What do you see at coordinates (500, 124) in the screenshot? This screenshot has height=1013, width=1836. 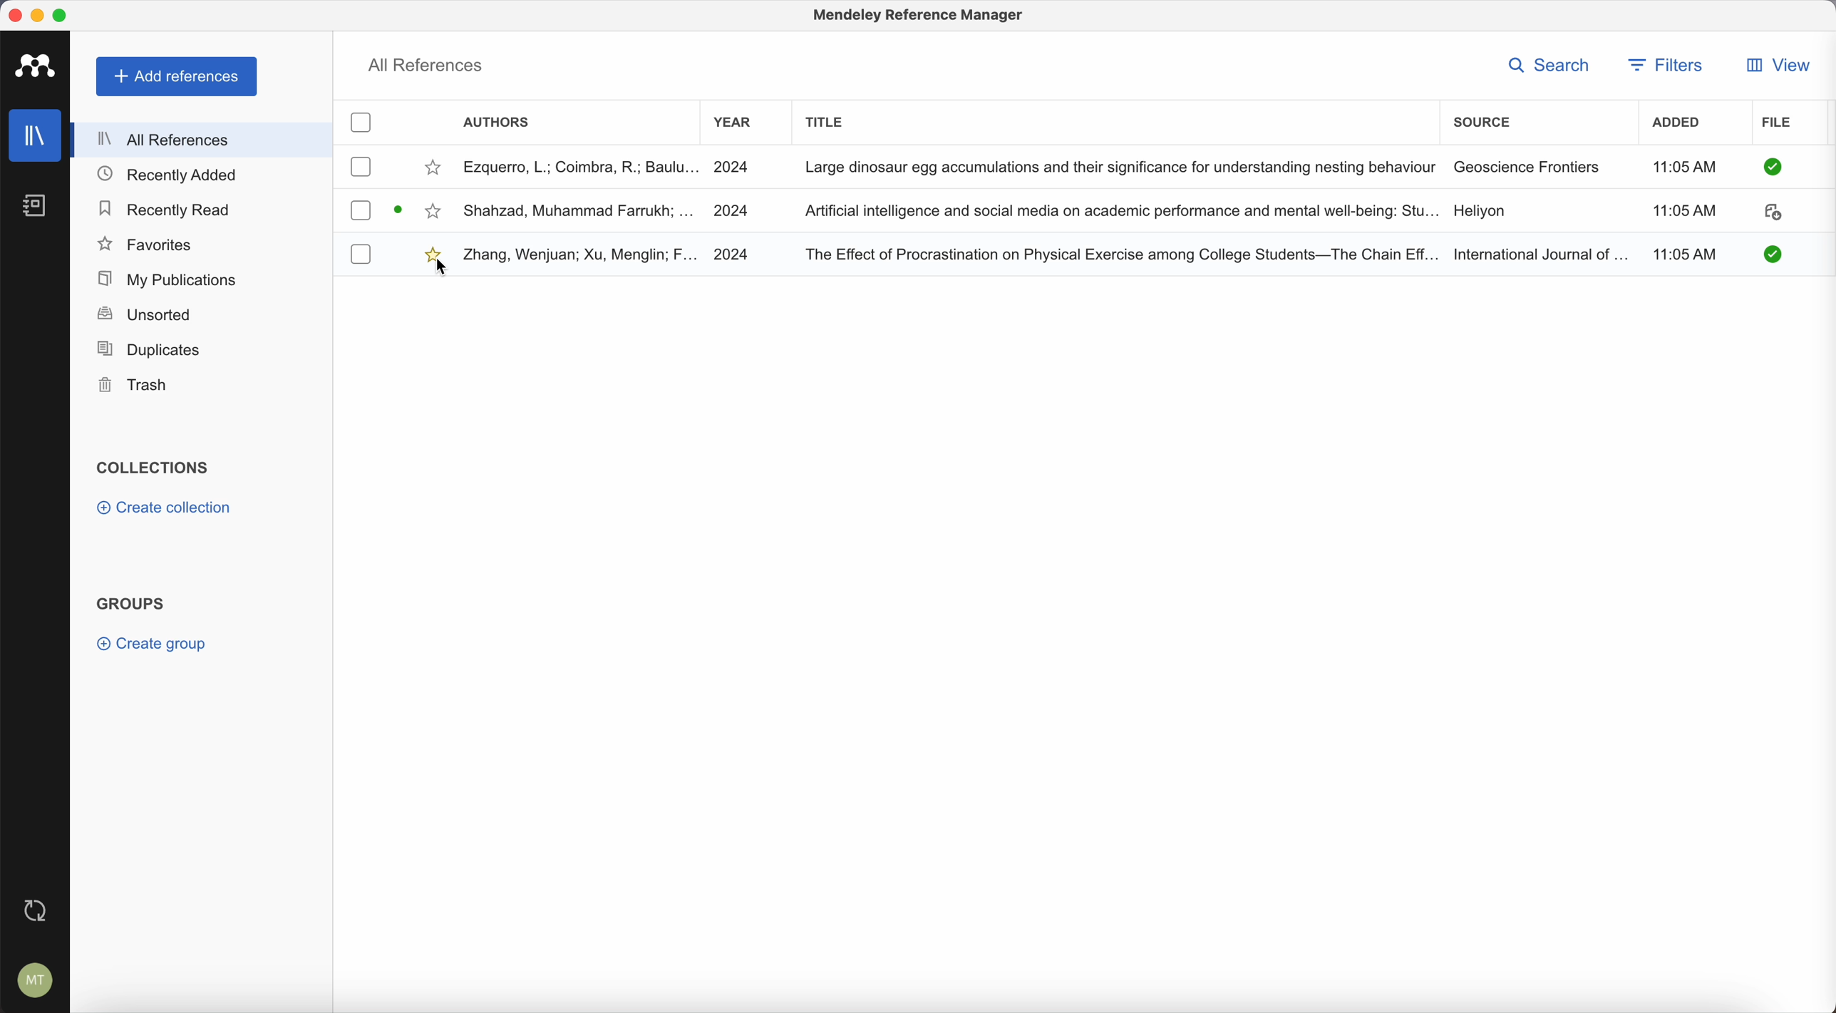 I see `authors` at bounding box center [500, 124].